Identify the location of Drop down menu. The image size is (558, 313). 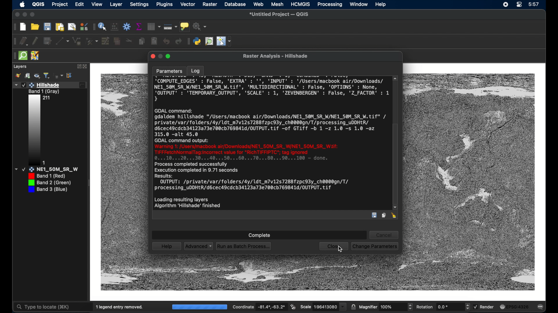
(346, 307).